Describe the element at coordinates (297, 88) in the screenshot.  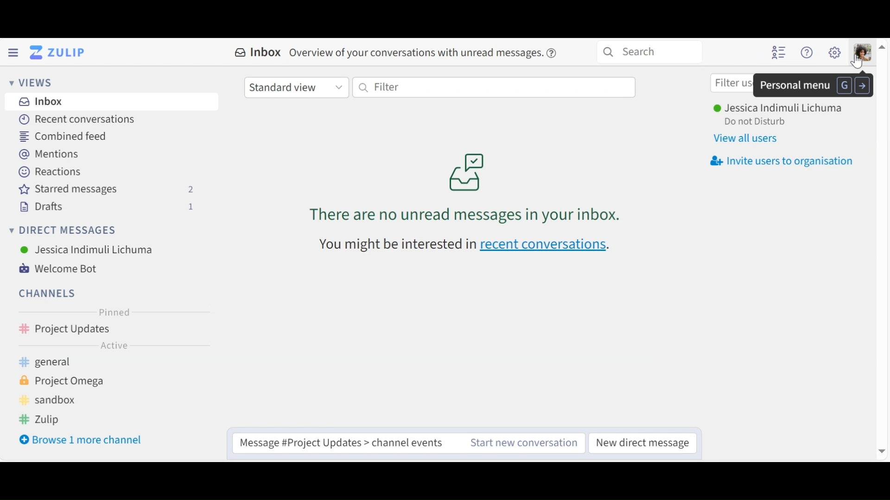
I see `Standard view` at that location.